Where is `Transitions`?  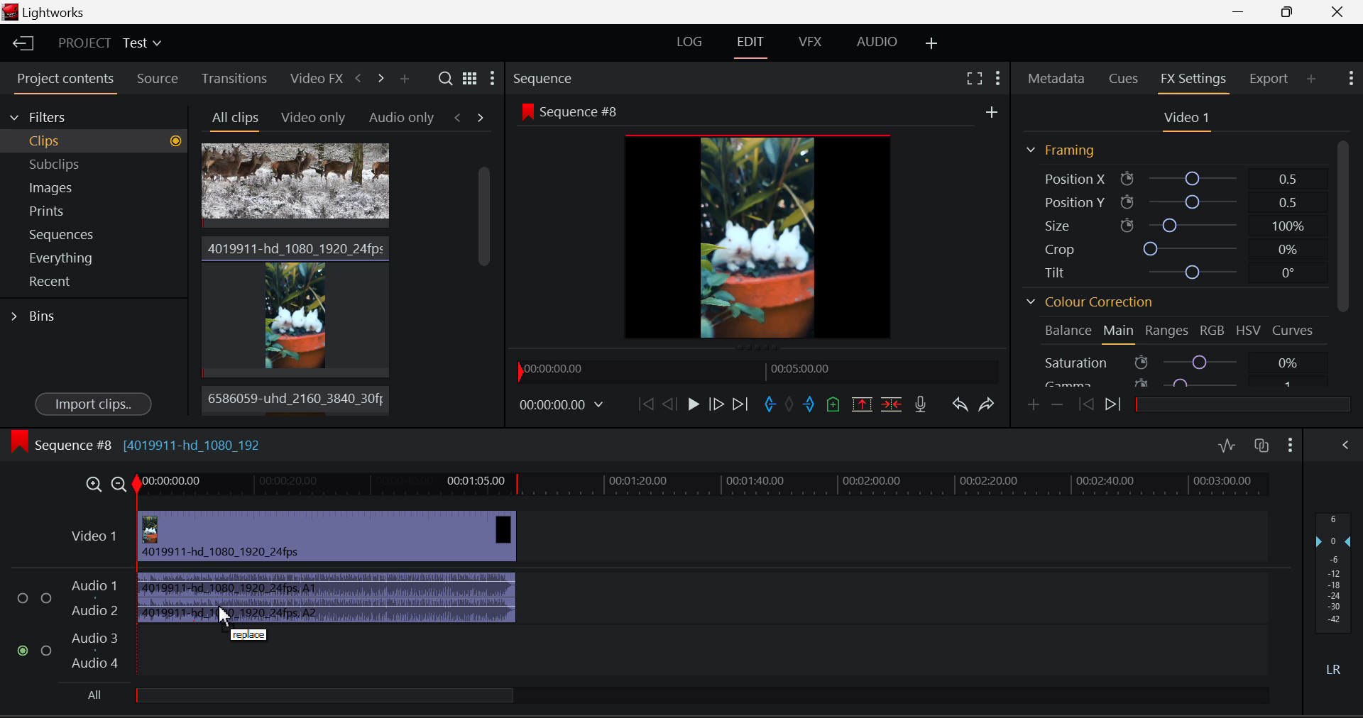
Transitions is located at coordinates (234, 77).